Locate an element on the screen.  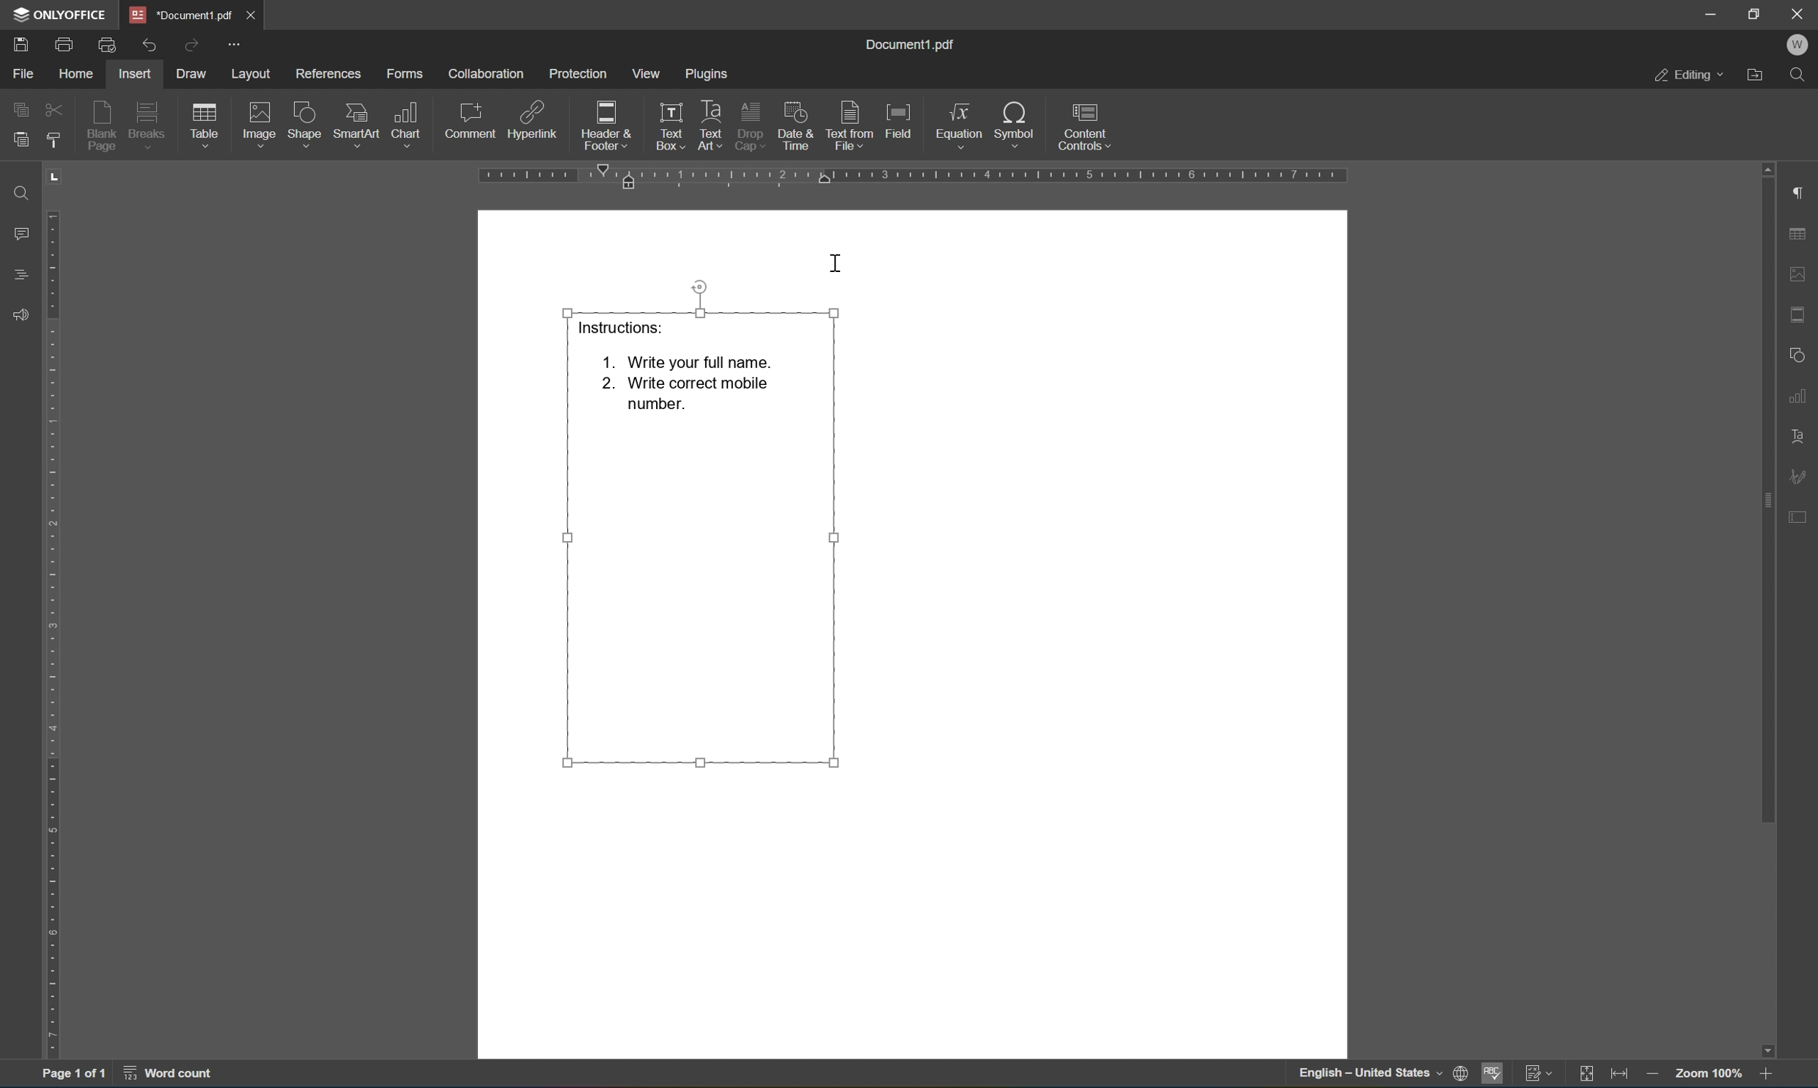
Quick print is located at coordinates (109, 43).